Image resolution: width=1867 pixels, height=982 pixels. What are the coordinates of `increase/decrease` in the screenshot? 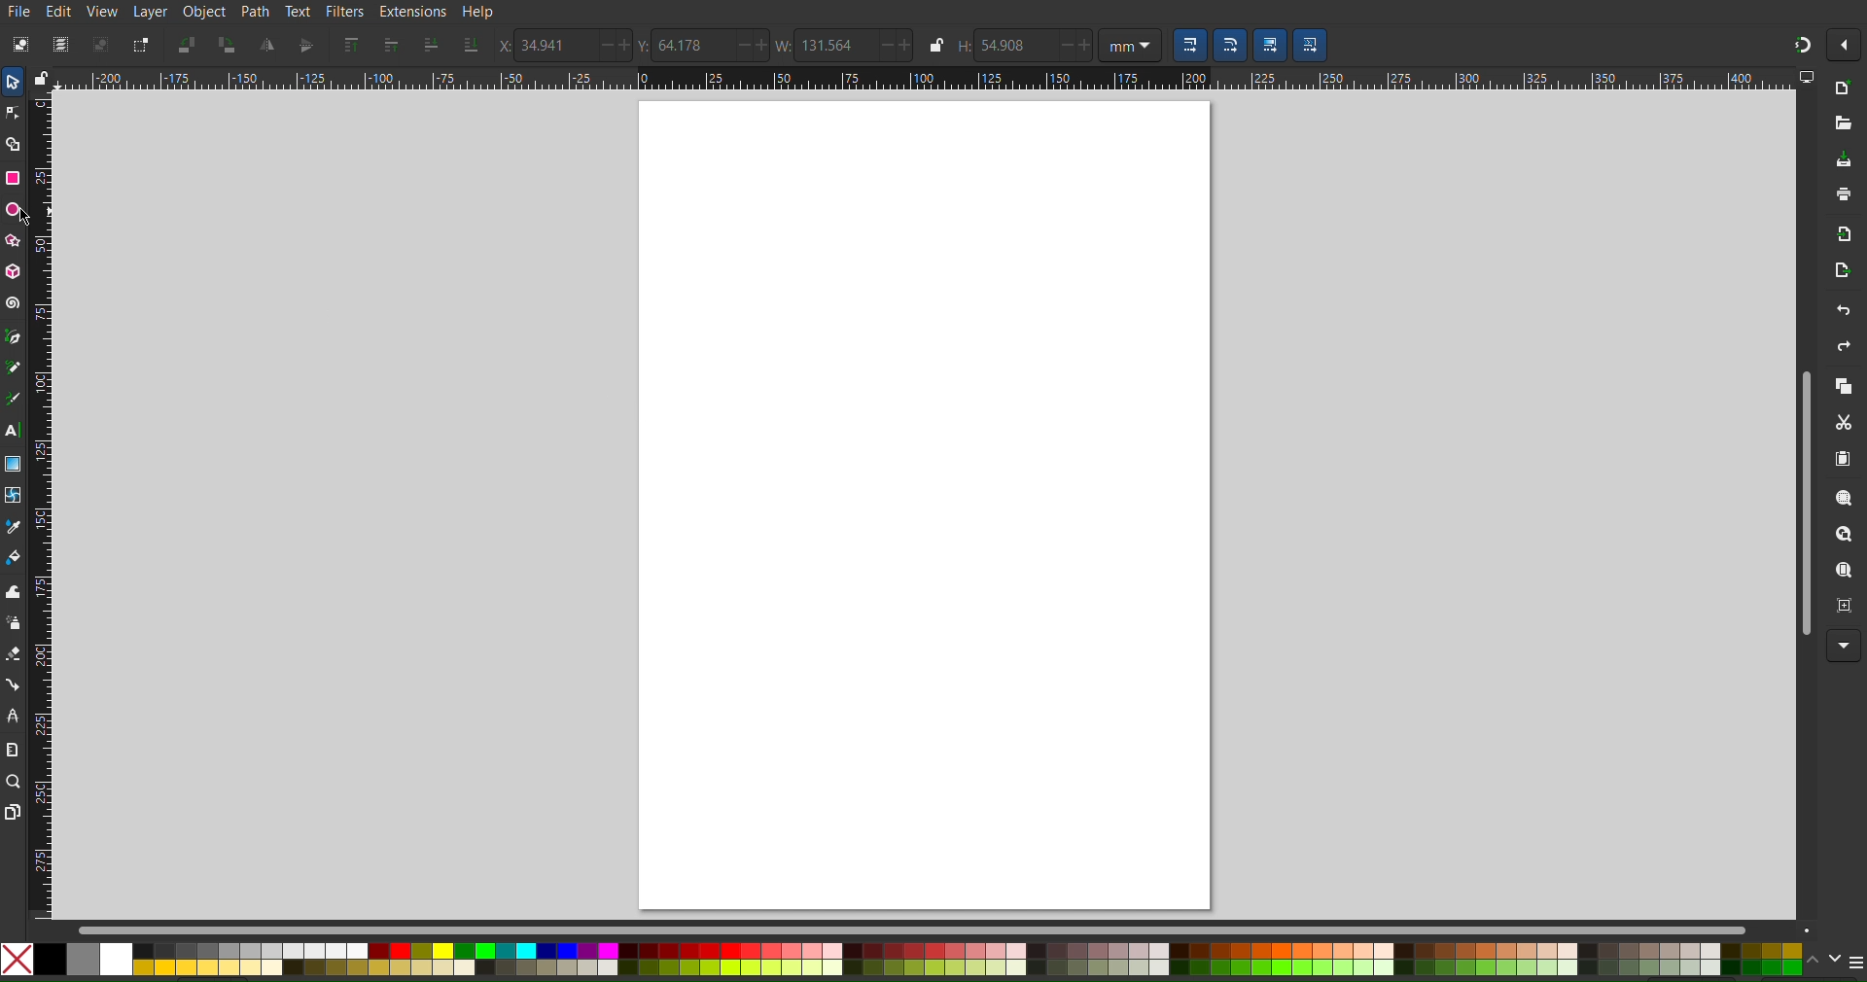 It's located at (750, 46).